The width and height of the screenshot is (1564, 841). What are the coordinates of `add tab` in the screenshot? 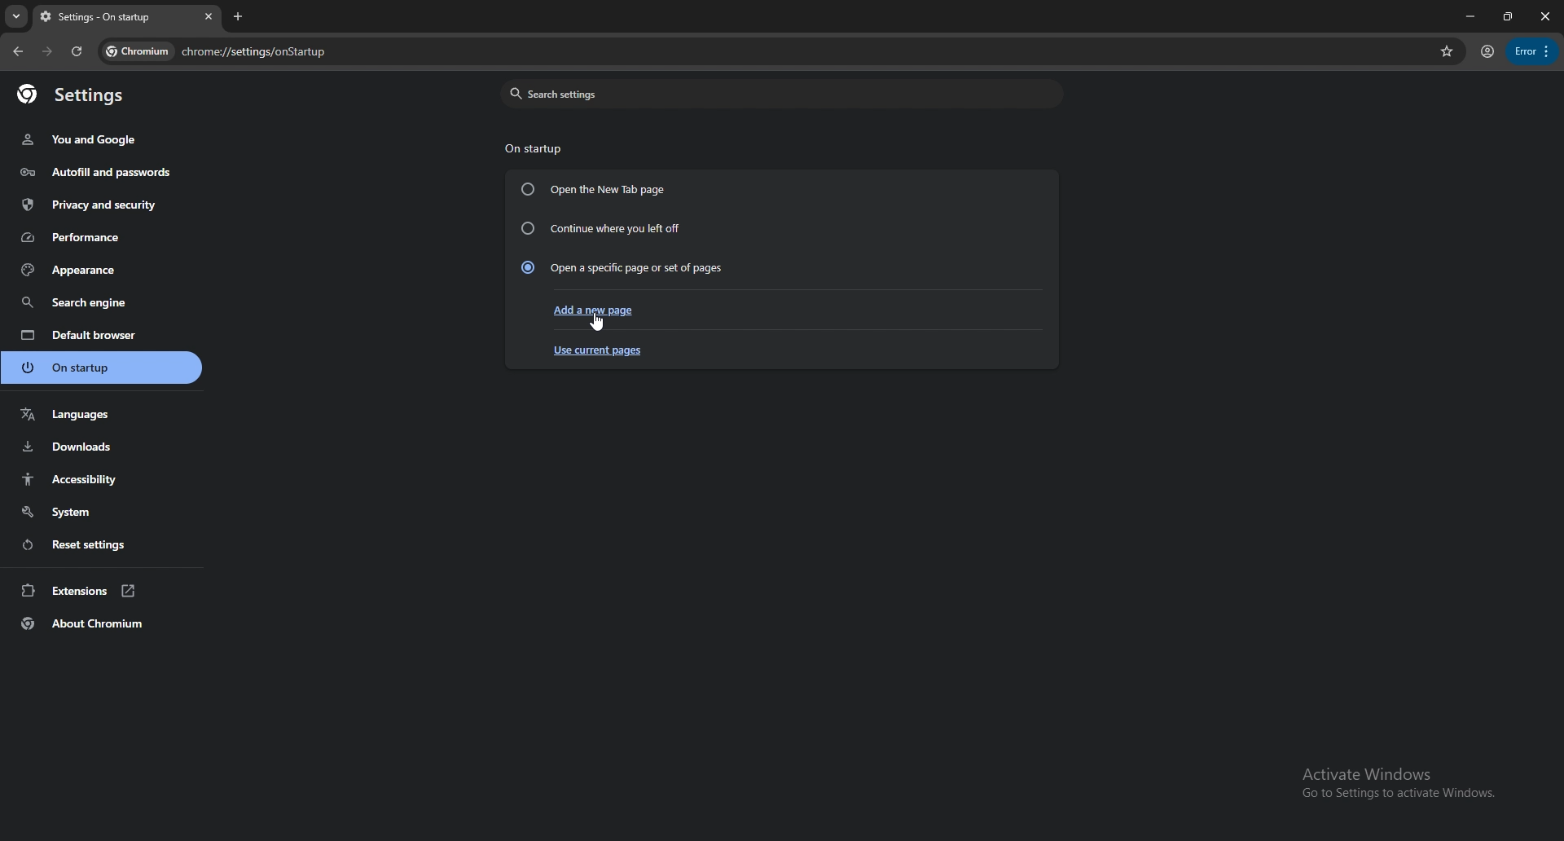 It's located at (240, 16).